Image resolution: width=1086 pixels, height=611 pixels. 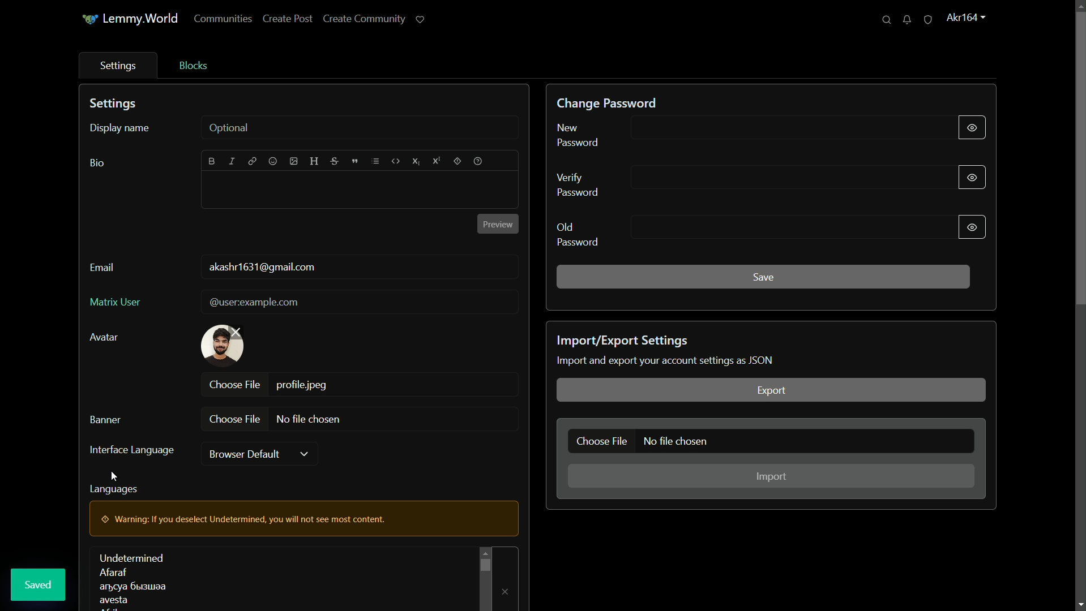 What do you see at coordinates (971, 125) in the screenshot?
I see `show` at bounding box center [971, 125].